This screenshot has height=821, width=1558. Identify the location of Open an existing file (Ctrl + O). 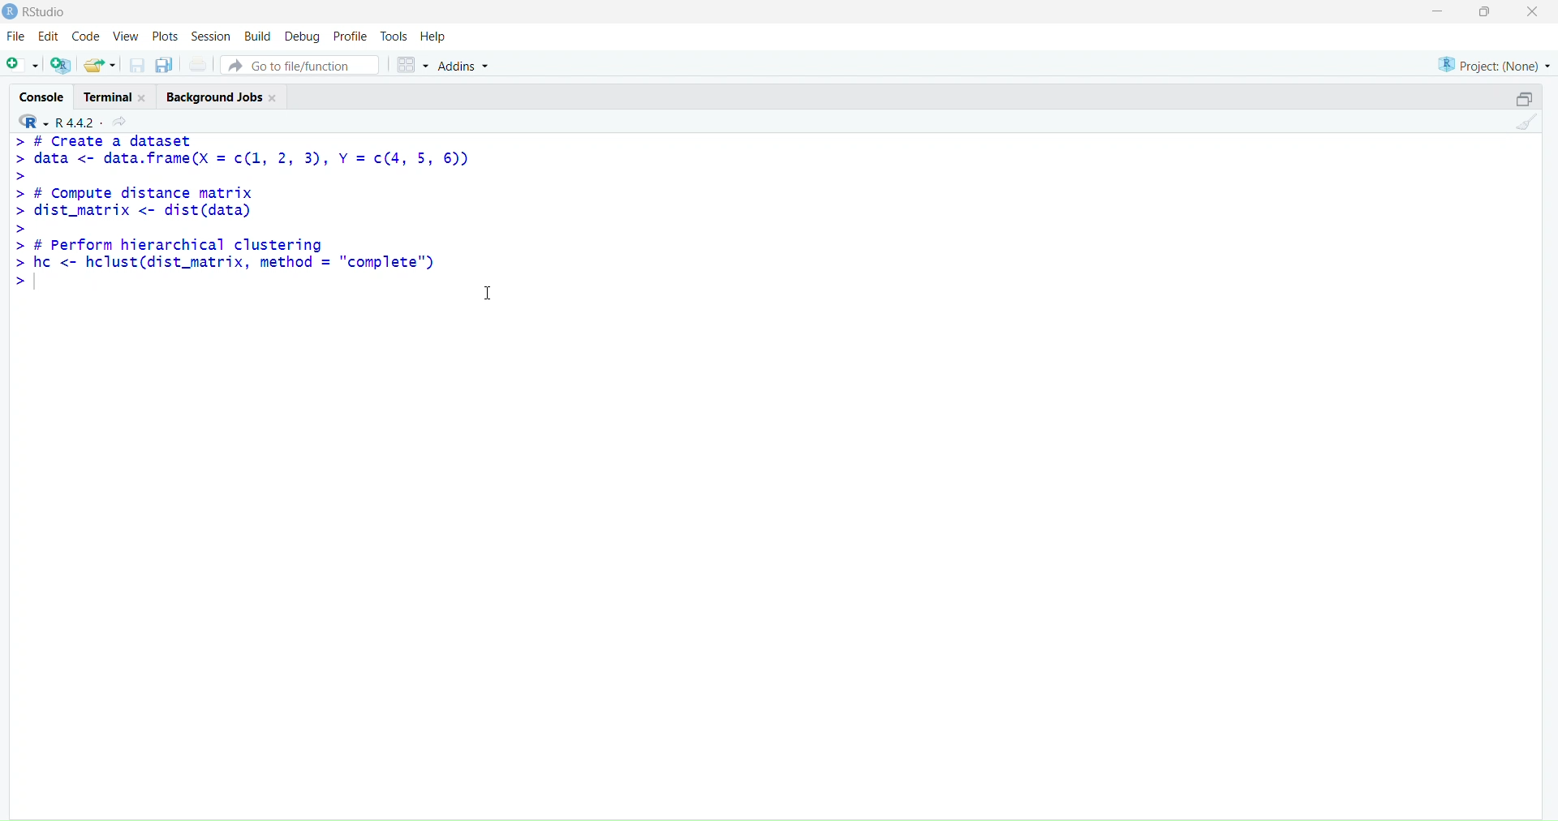
(100, 63).